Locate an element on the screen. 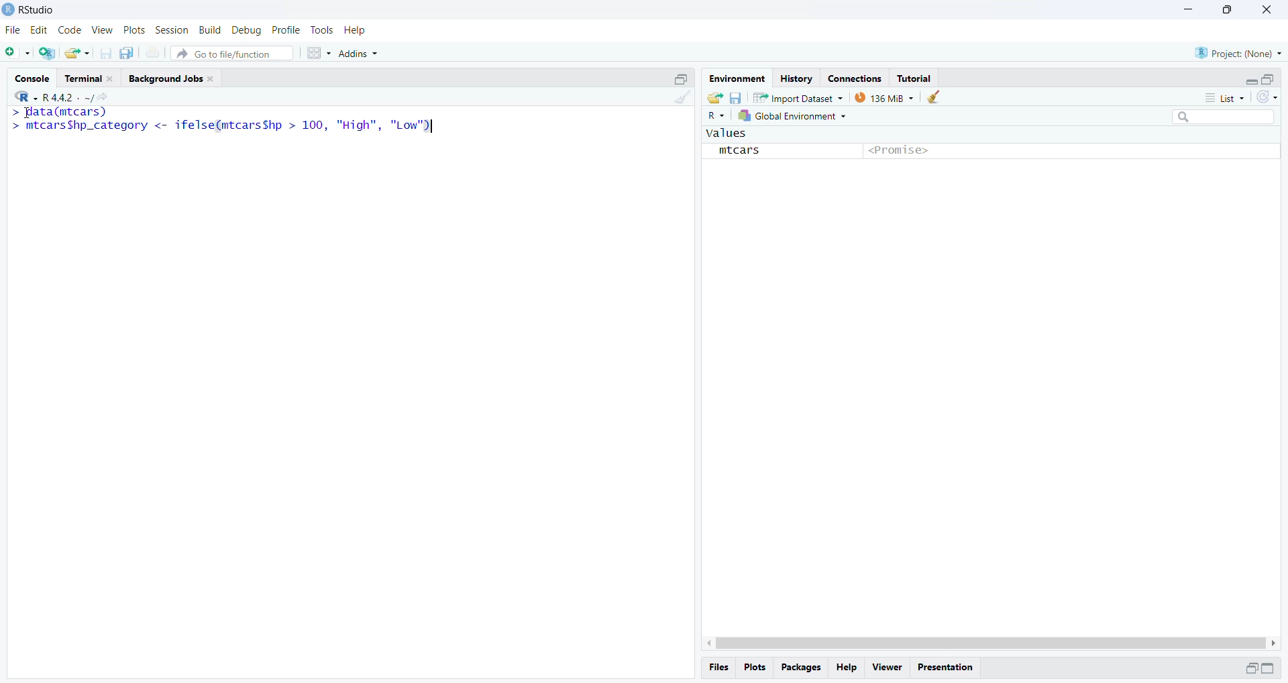 This screenshot has width=1288, height=683. Terminal is located at coordinates (91, 78).